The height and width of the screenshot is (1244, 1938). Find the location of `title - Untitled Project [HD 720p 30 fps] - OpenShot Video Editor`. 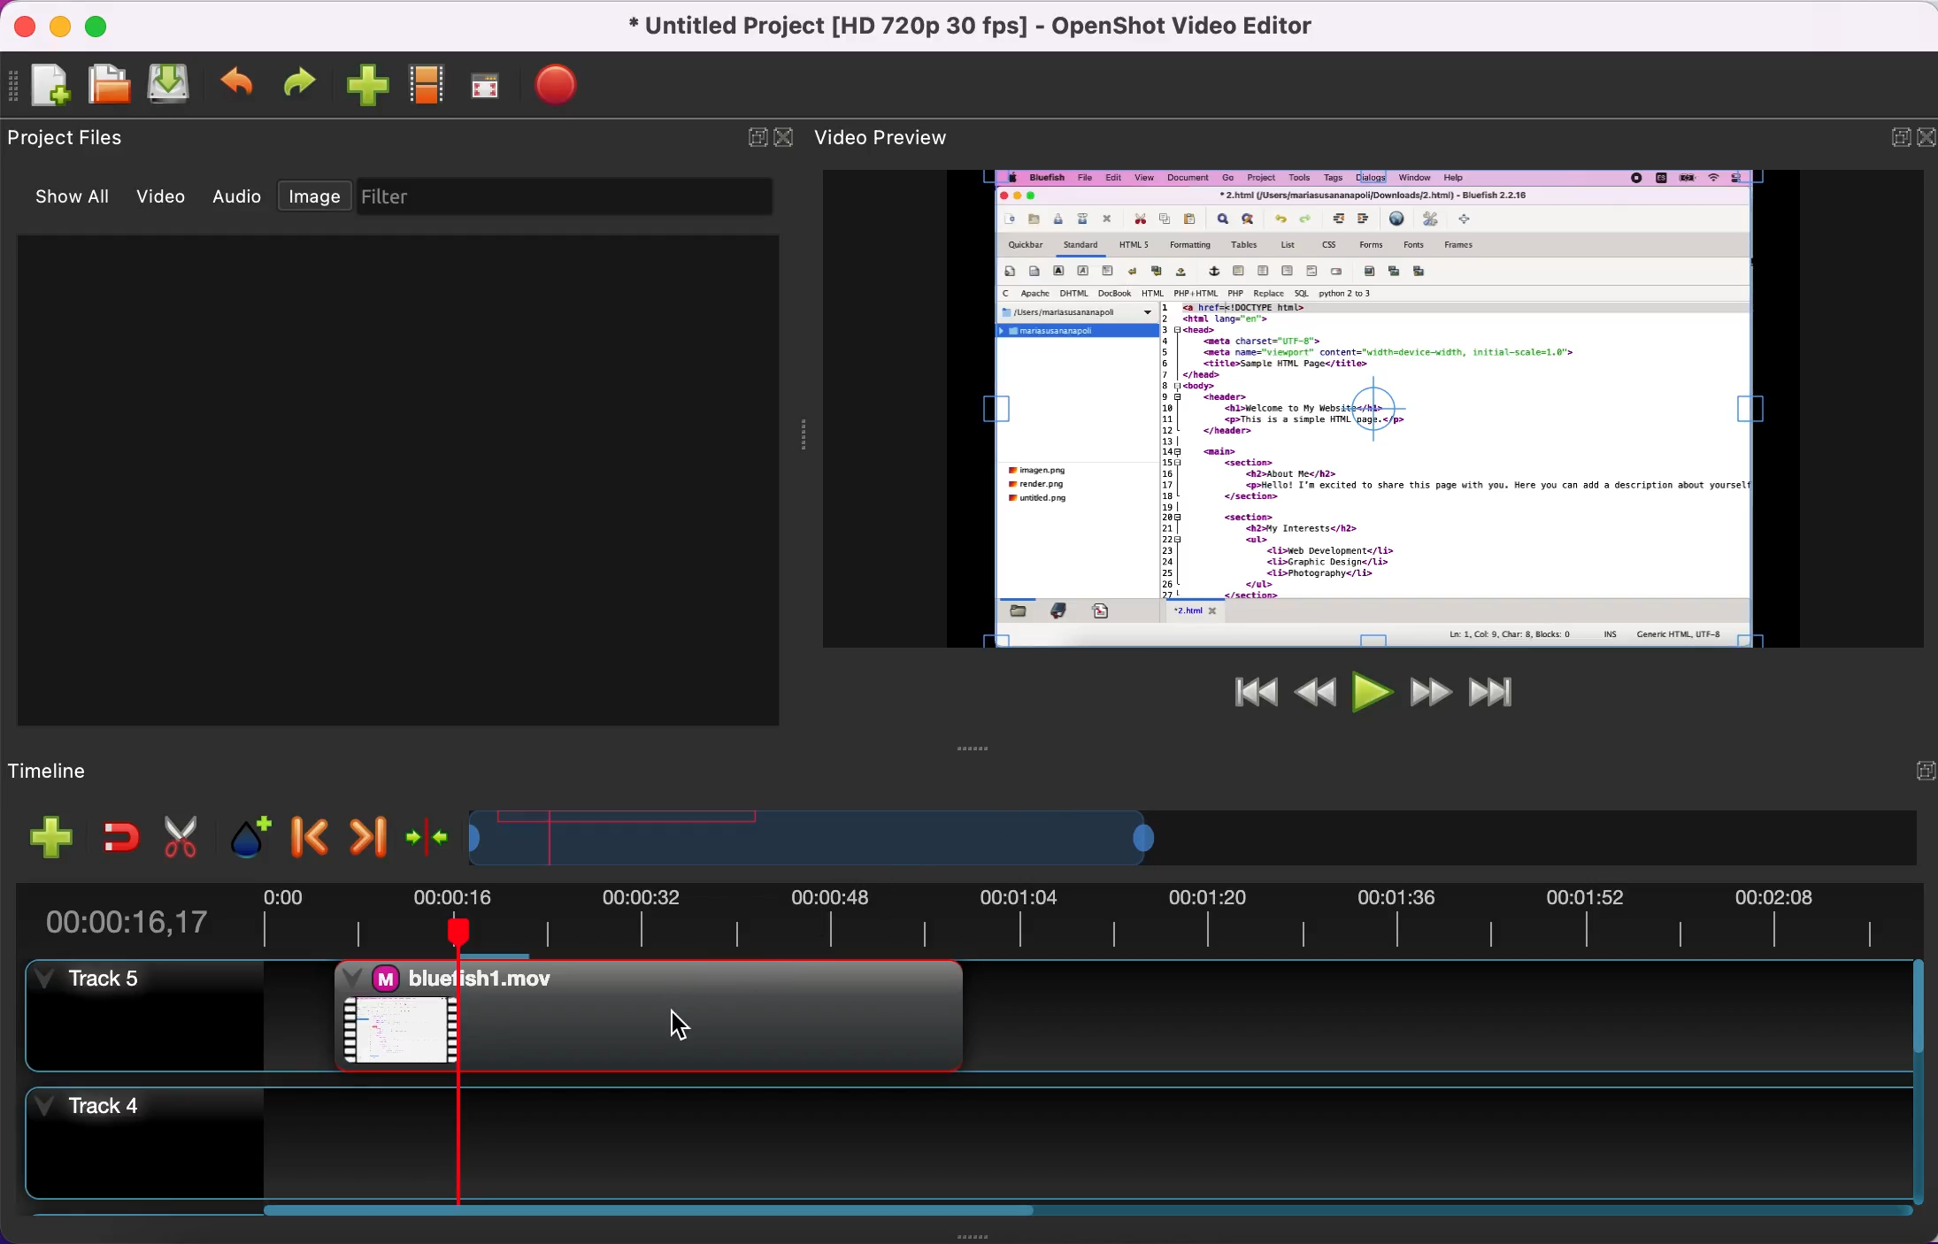

title - Untitled Project [HD 720p 30 fps] - OpenShot Video Editor is located at coordinates (973, 27).